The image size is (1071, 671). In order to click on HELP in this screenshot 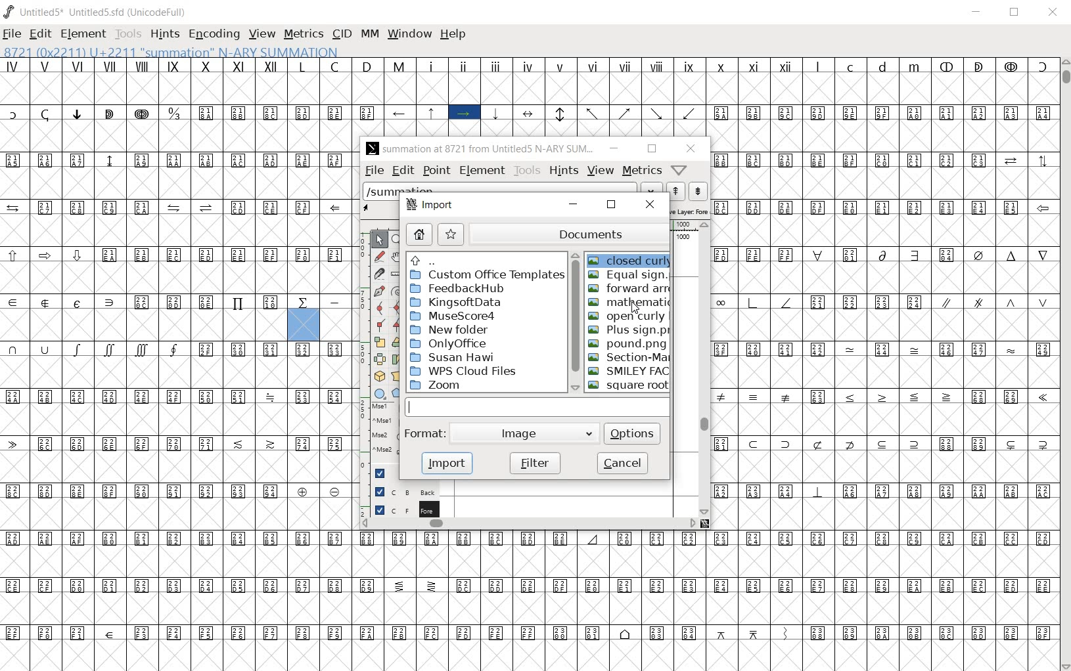, I will do `click(455, 35)`.